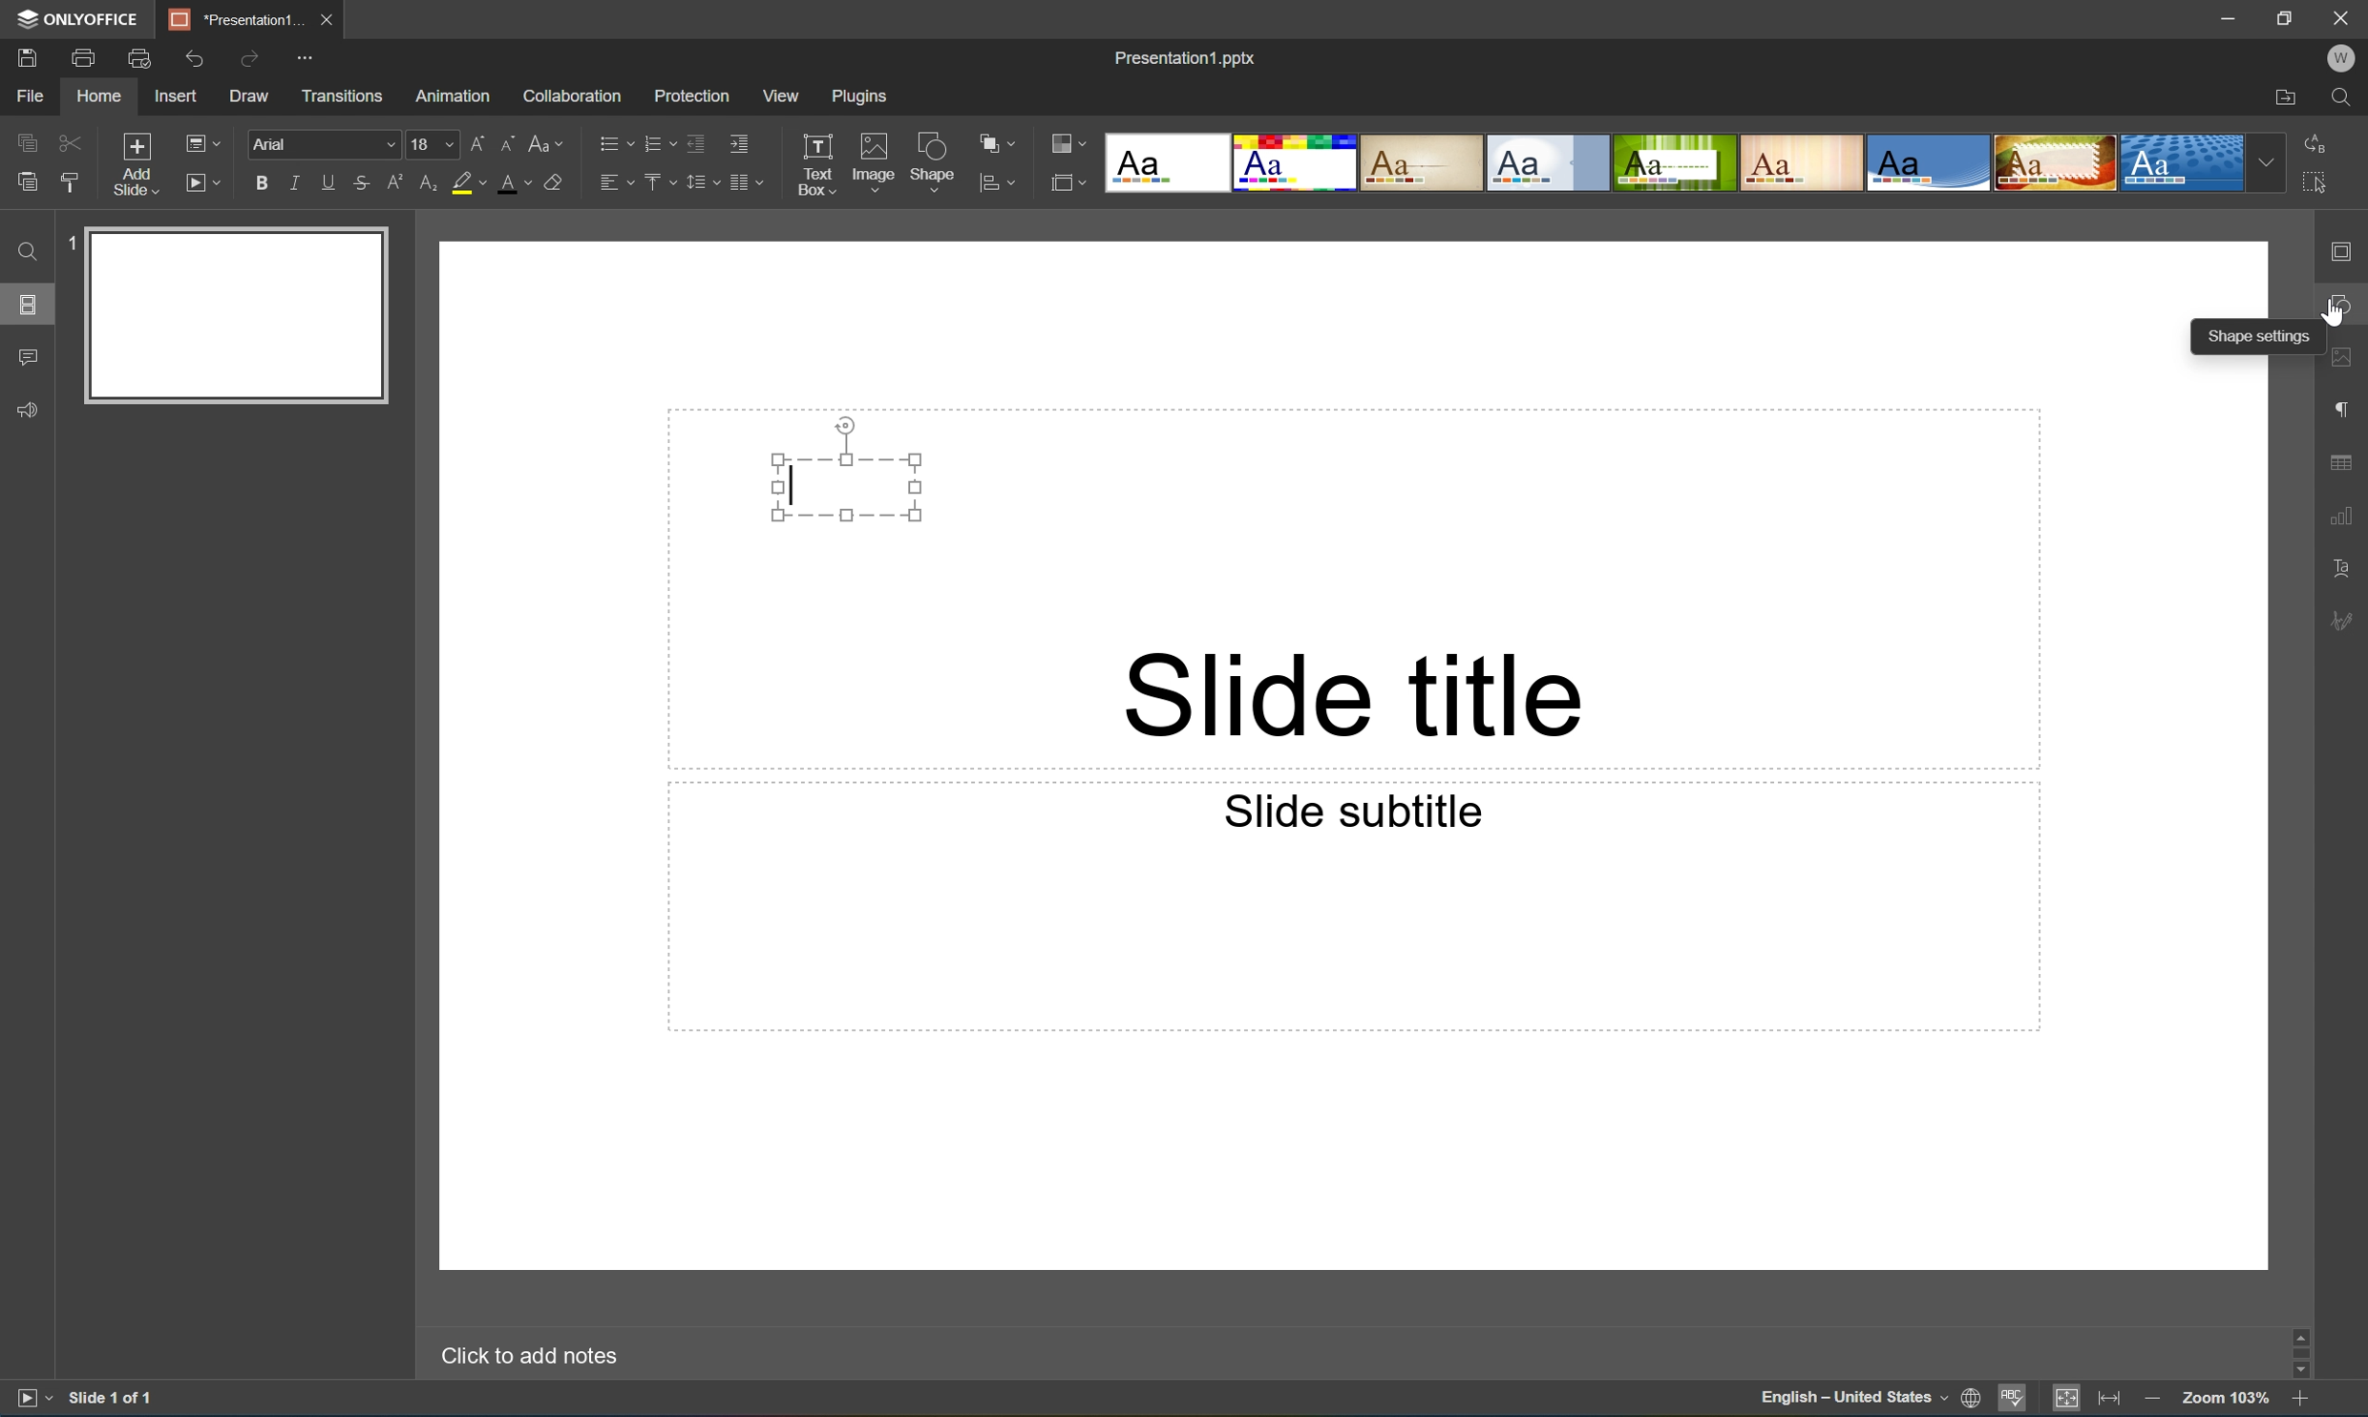  Describe the element at coordinates (2344, 463) in the screenshot. I see `table settings` at that location.